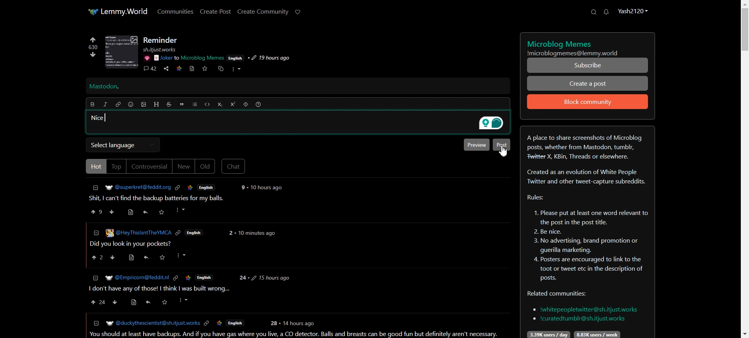 The height and width of the screenshot is (338, 749). What do you see at coordinates (176, 11) in the screenshot?
I see `Communities` at bounding box center [176, 11].